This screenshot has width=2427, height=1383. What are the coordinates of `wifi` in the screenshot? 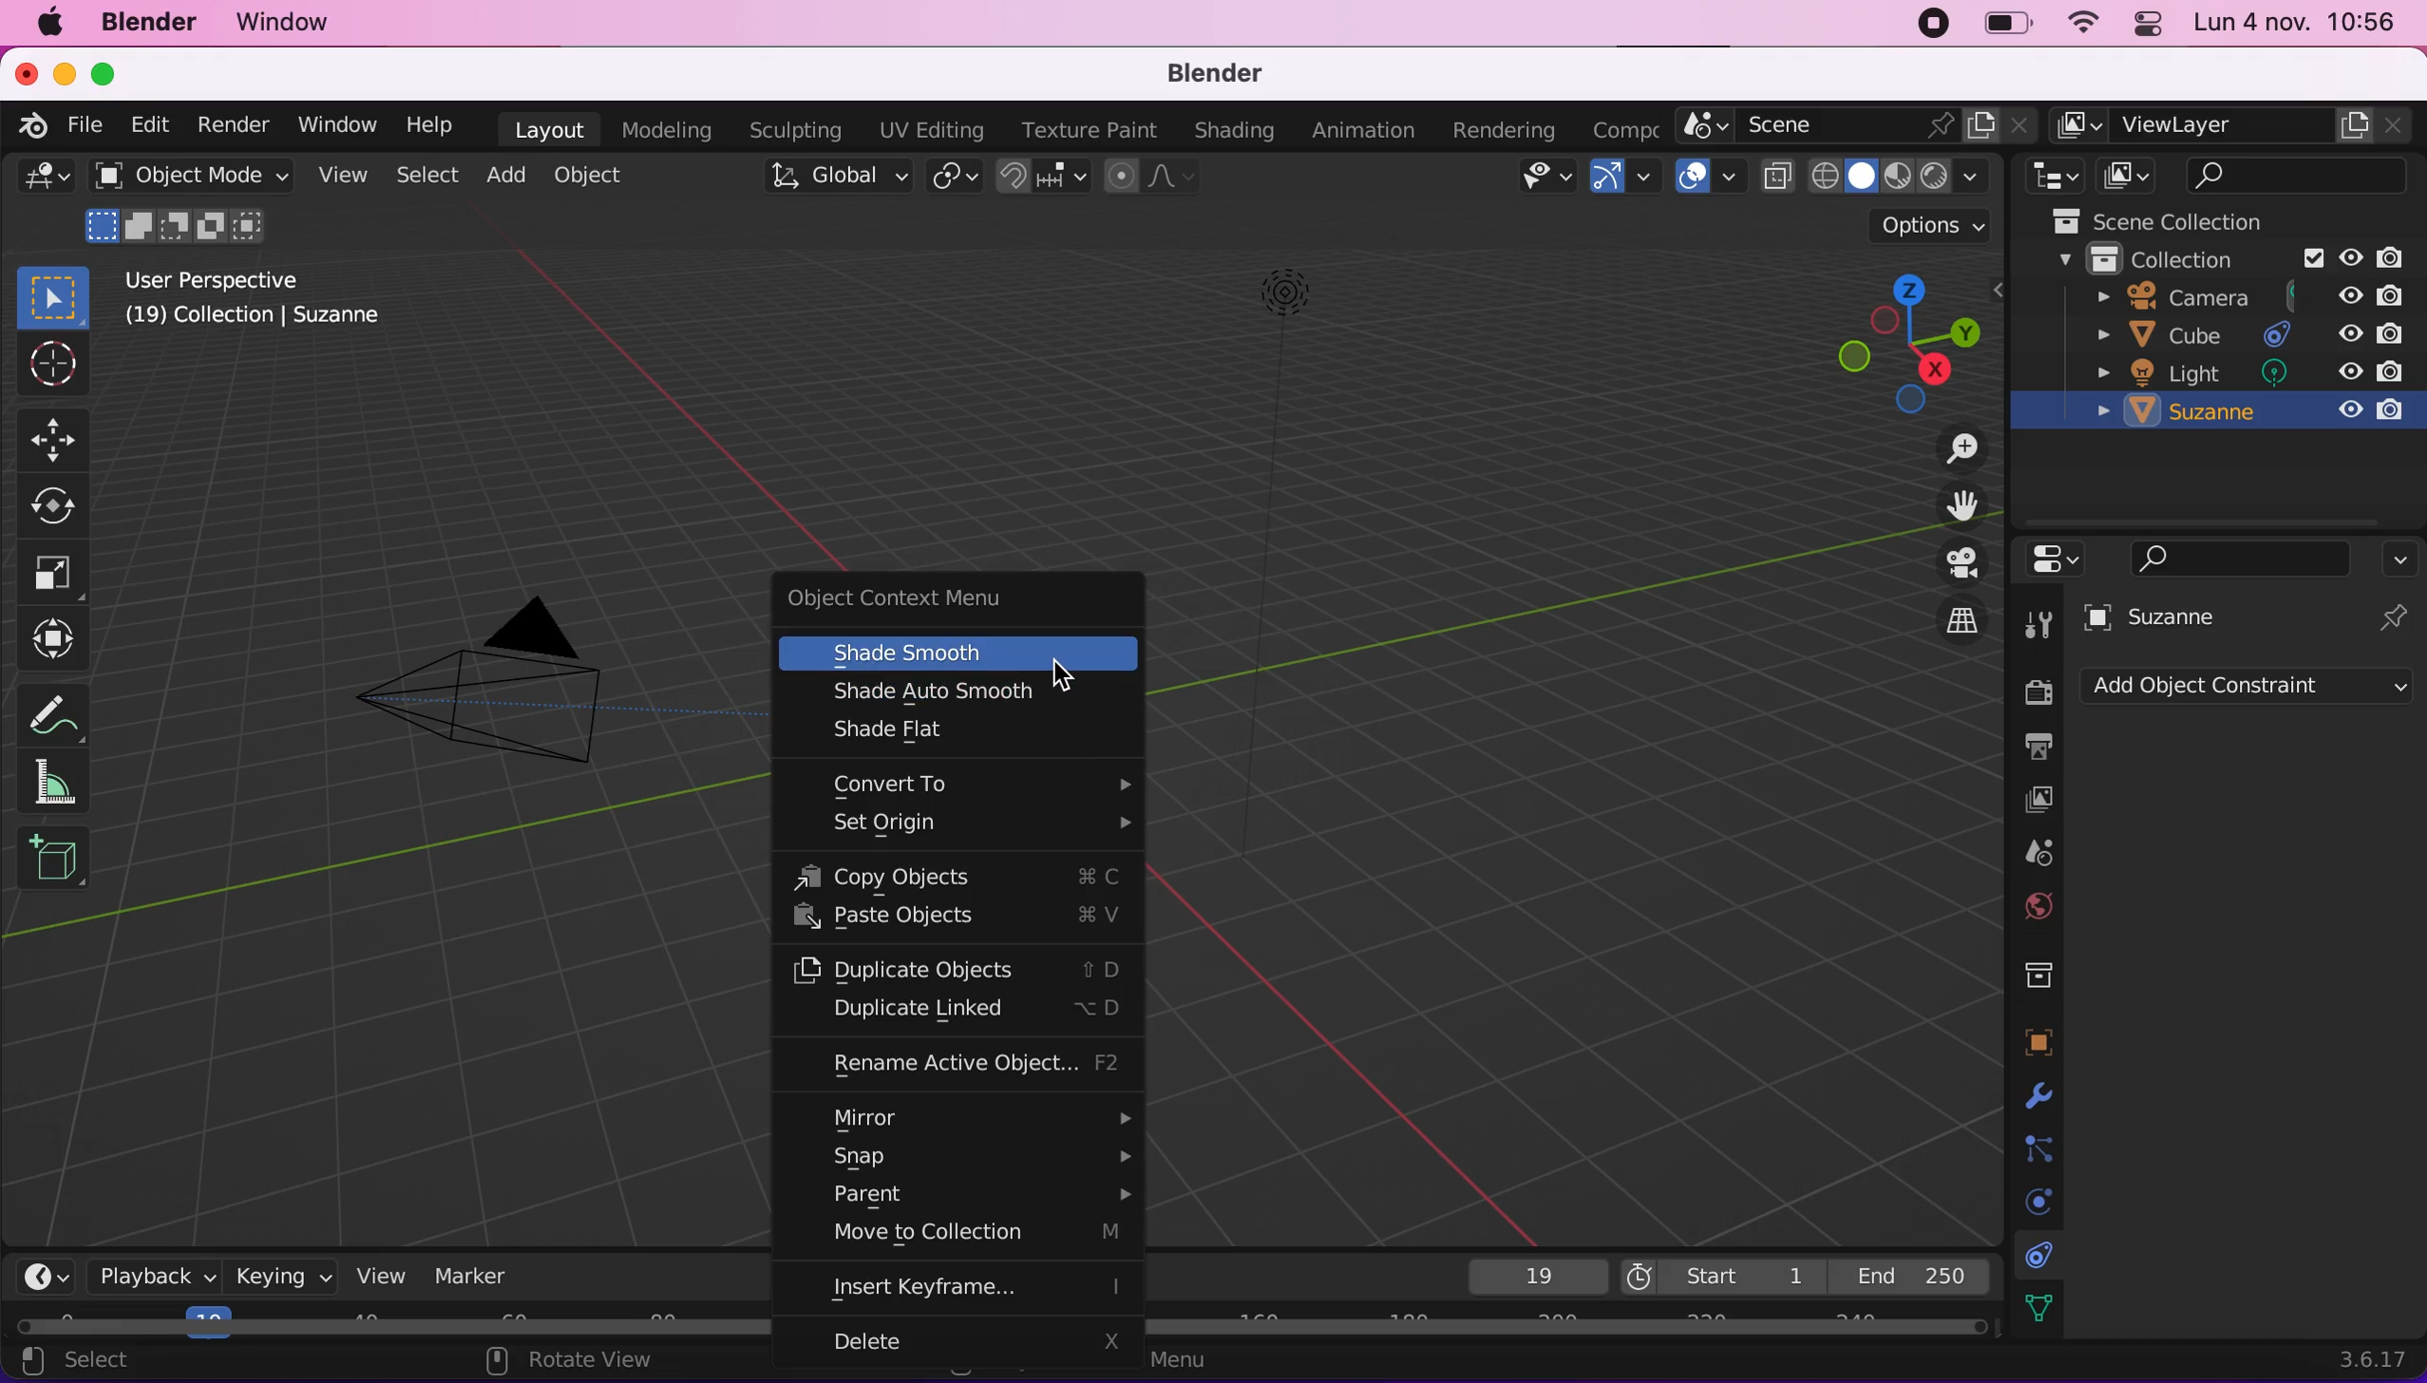 It's located at (2084, 25).